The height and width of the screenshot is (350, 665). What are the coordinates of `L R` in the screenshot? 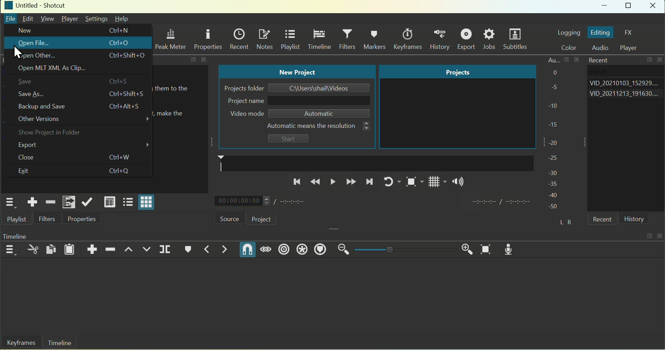 It's located at (564, 221).